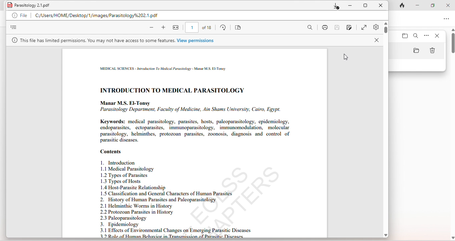  What do you see at coordinates (111, 16) in the screenshot?
I see `C/Users/Home/Desktop/1/Images/Parasitology%202.1.pdf` at bounding box center [111, 16].